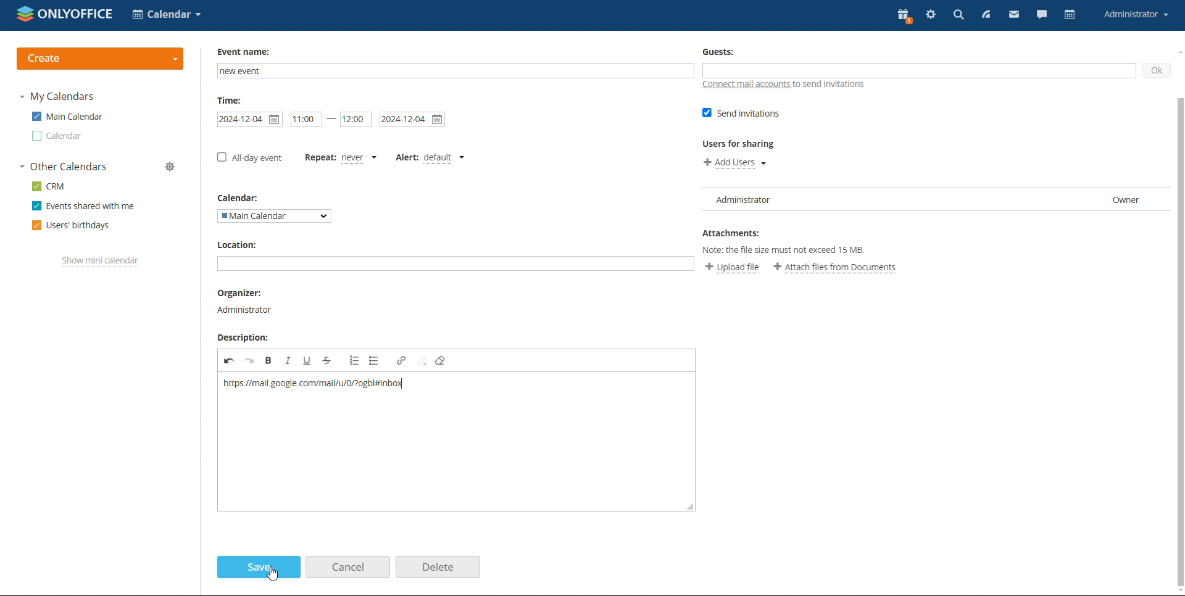 The width and height of the screenshot is (1185, 596). What do you see at coordinates (288, 362) in the screenshot?
I see `italic` at bounding box center [288, 362].